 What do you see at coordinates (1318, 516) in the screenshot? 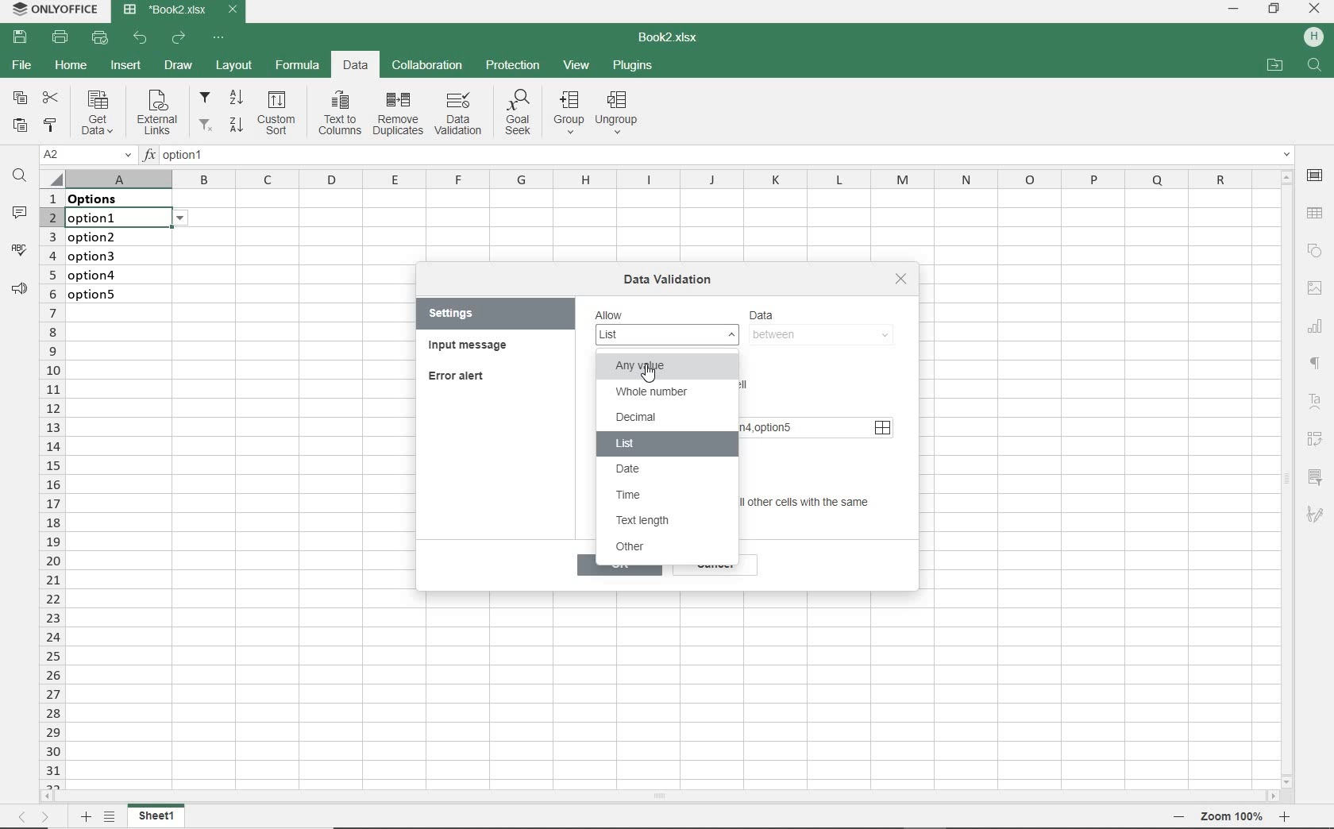
I see `sketch` at bounding box center [1318, 516].